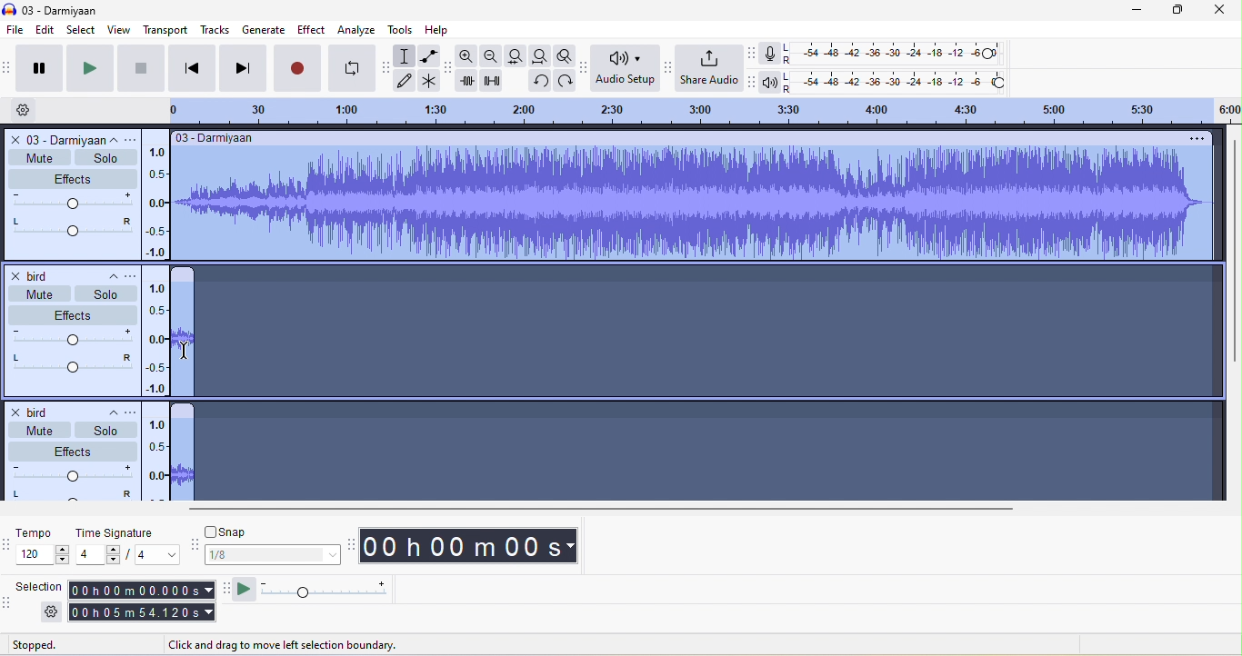 The height and width of the screenshot is (656, 1242). What do you see at coordinates (155, 338) in the screenshot?
I see `linear` at bounding box center [155, 338].